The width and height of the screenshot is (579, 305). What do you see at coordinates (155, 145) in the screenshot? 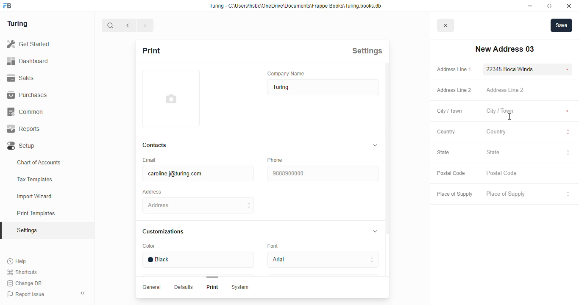
I see `contacts` at bounding box center [155, 145].